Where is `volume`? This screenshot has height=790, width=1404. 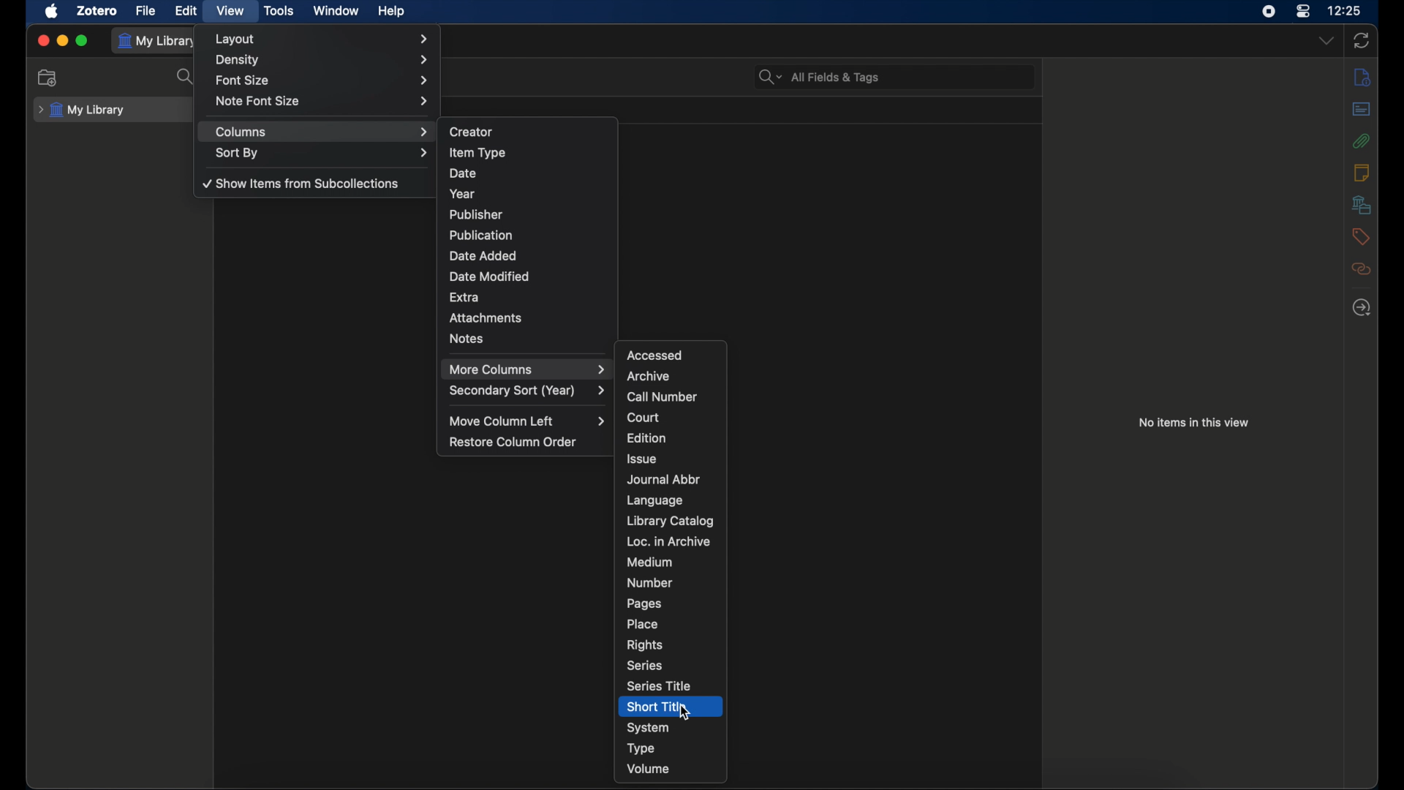
volume is located at coordinates (649, 768).